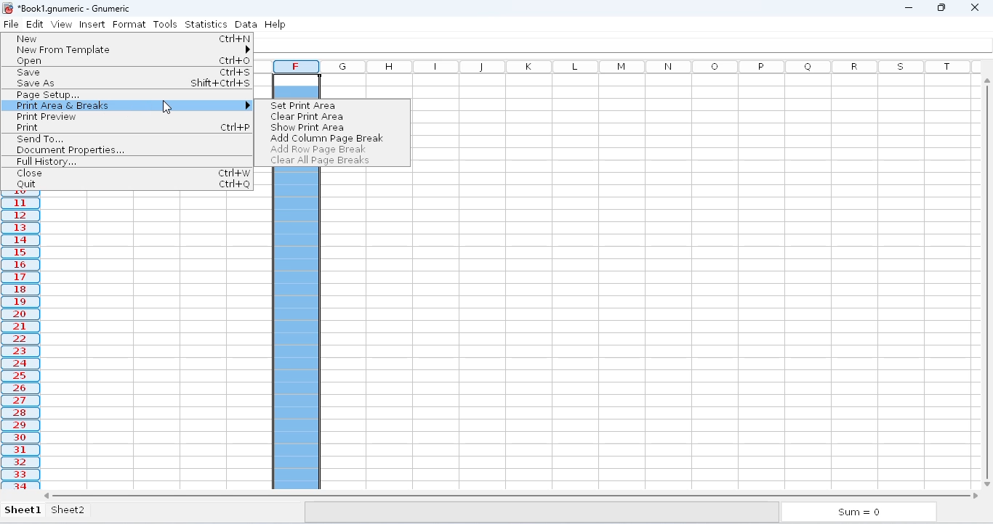  Describe the element at coordinates (276, 23) in the screenshot. I see `help` at that location.